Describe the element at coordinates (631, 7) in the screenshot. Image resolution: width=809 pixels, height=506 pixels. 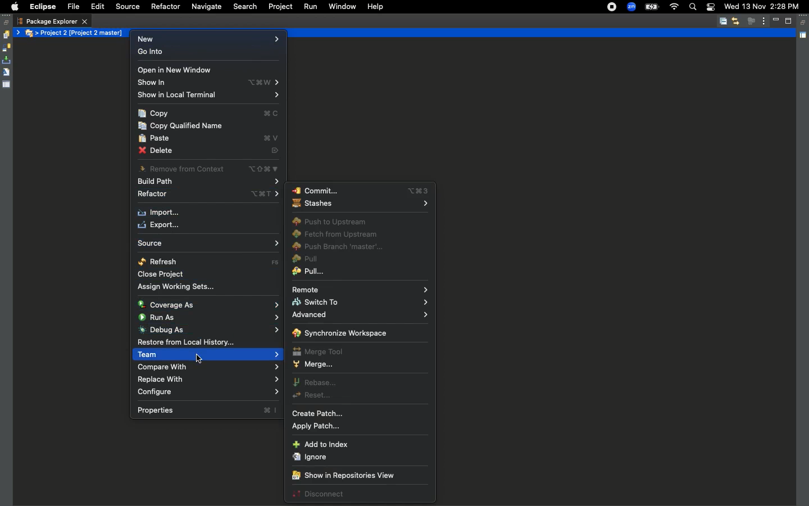
I see `Zoom` at that location.